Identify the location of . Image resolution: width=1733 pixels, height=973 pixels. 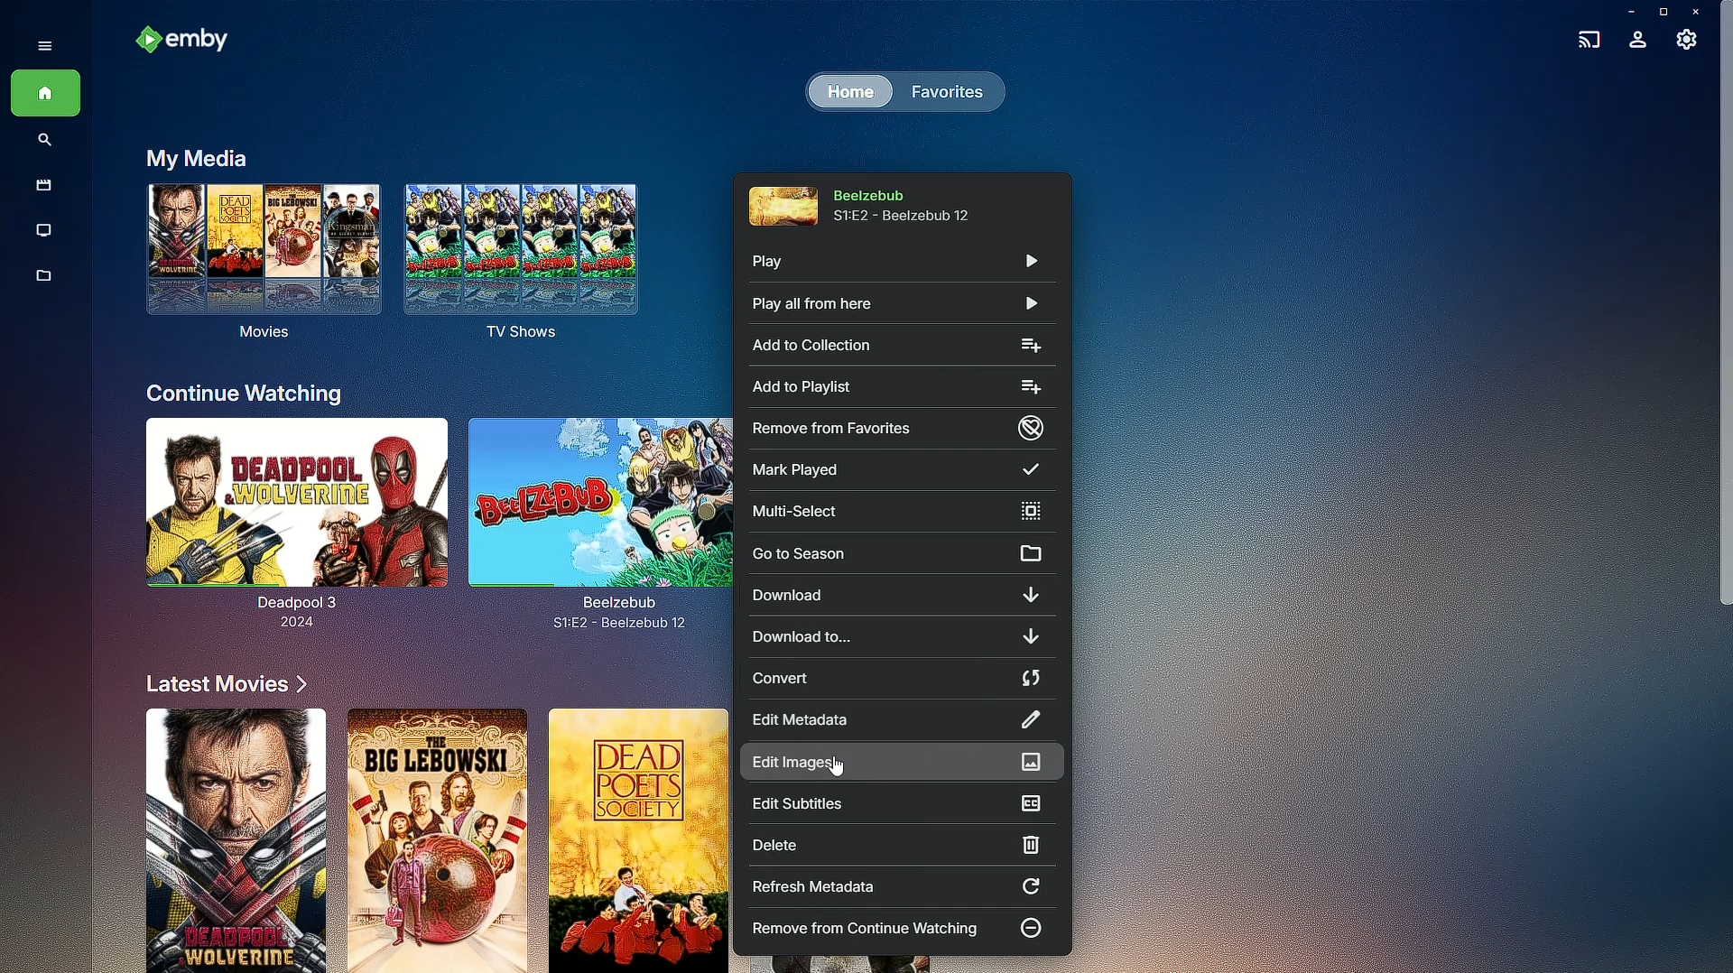
(640, 840).